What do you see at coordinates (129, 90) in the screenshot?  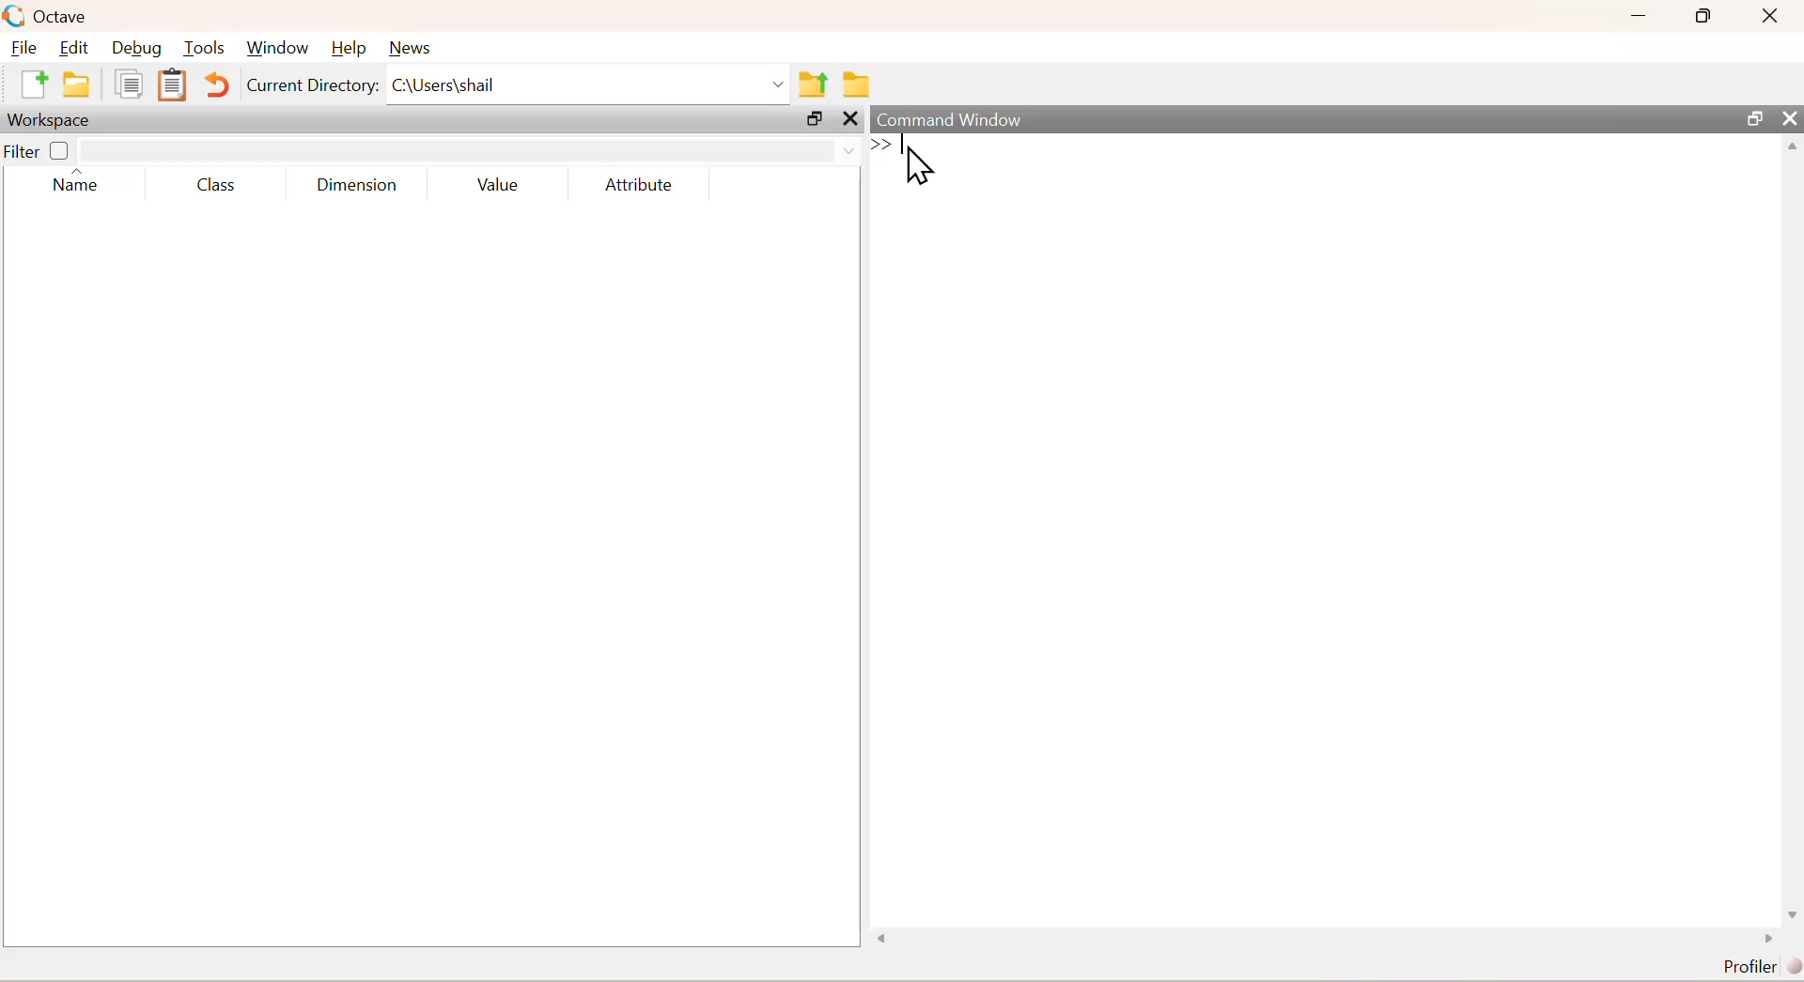 I see `Copy` at bounding box center [129, 90].